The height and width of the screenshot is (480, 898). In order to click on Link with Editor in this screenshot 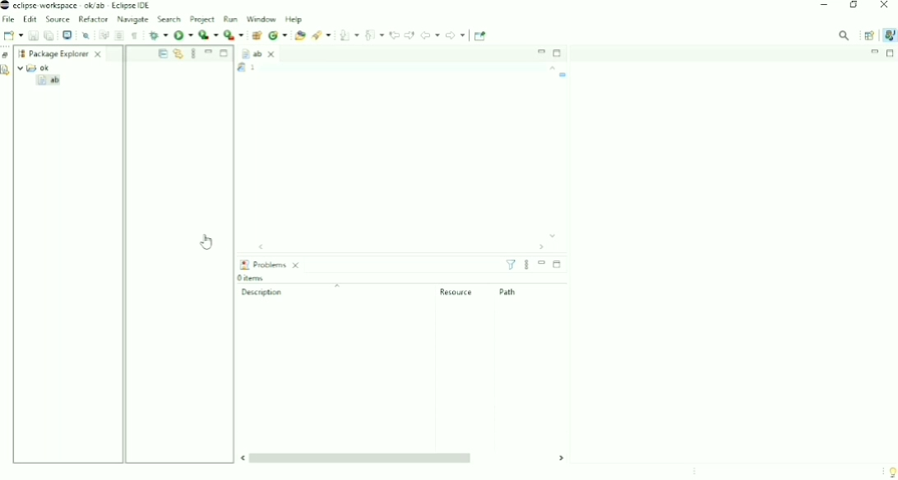, I will do `click(178, 53)`.